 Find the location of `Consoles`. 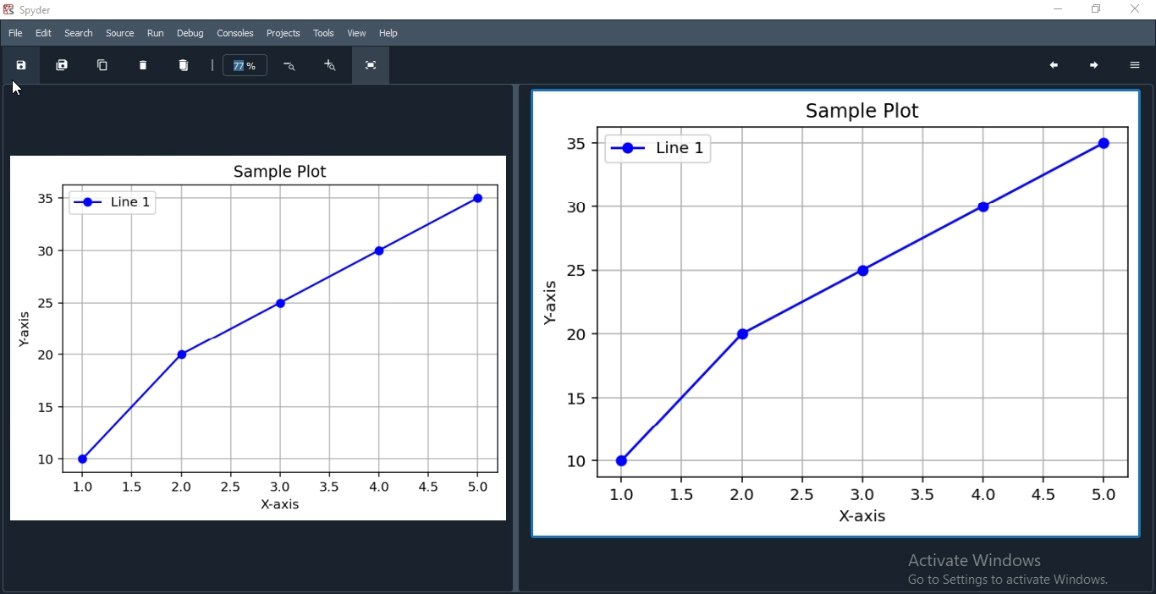

Consoles is located at coordinates (235, 33).